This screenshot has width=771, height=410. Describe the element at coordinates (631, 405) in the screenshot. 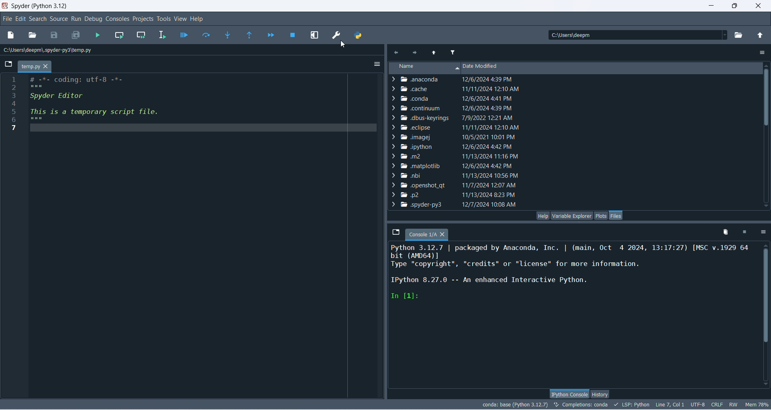

I see `LSP:Python` at that location.